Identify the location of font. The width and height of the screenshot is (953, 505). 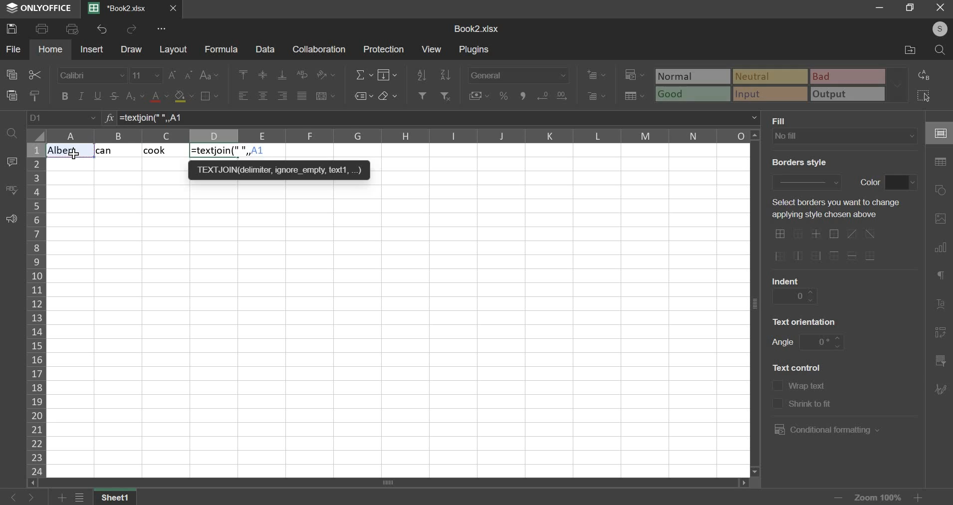
(91, 75).